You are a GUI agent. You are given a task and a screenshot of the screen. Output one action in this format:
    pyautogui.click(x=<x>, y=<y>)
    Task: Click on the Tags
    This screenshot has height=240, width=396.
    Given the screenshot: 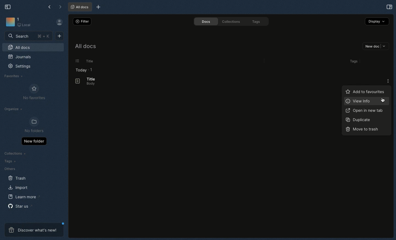 What is the action you would take?
    pyautogui.click(x=9, y=161)
    